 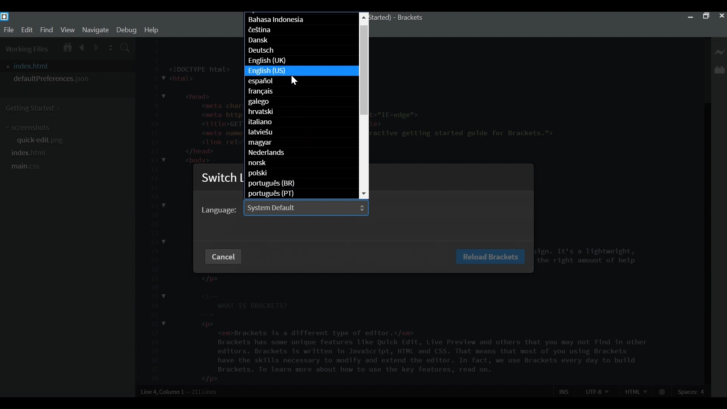 What do you see at coordinates (301, 102) in the screenshot?
I see `galego` at bounding box center [301, 102].